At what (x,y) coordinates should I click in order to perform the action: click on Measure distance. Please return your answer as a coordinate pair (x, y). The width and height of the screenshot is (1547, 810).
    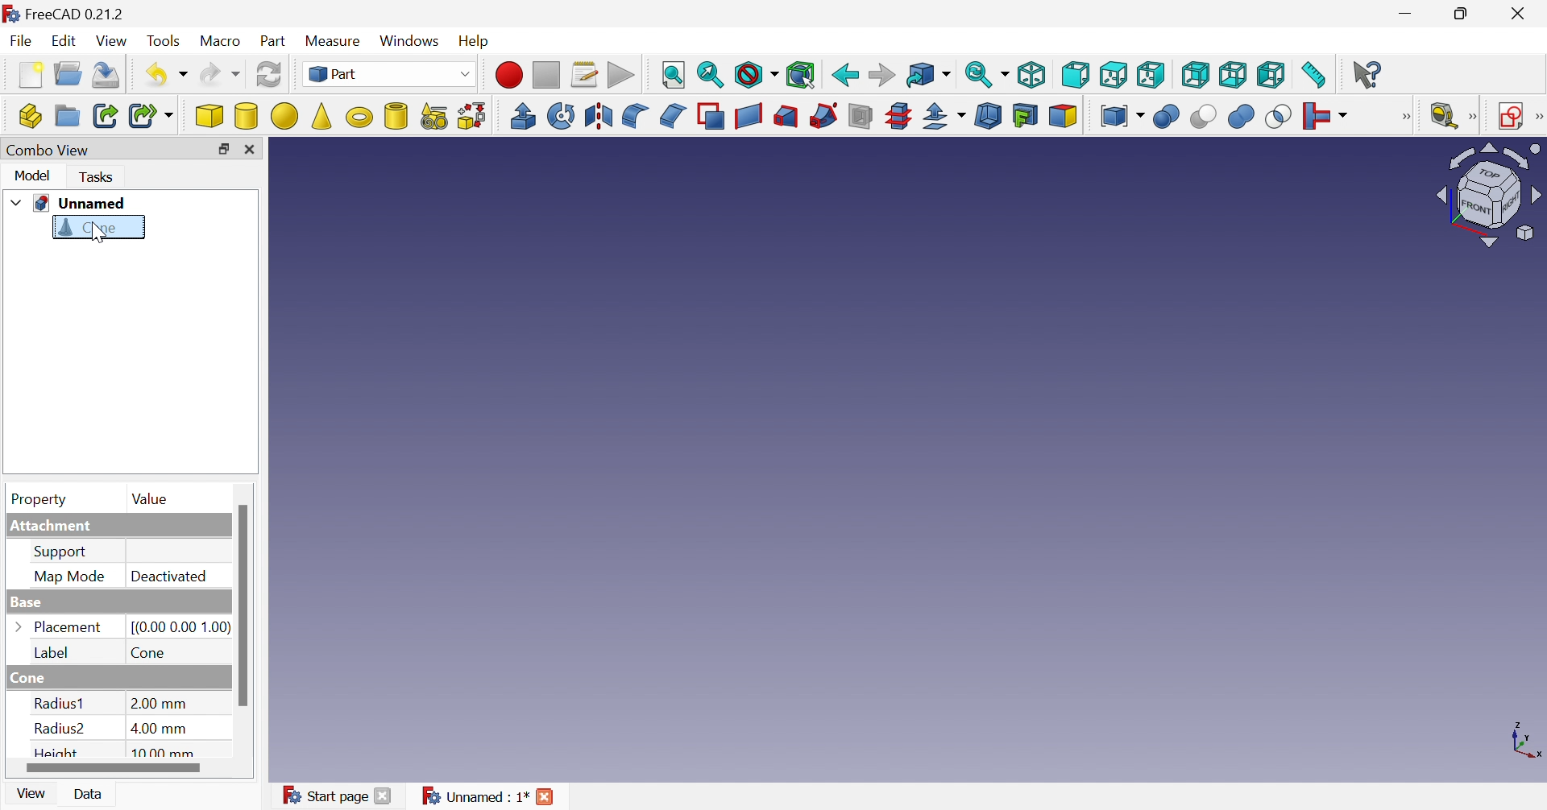
    Looking at the image, I should click on (1316, 76).